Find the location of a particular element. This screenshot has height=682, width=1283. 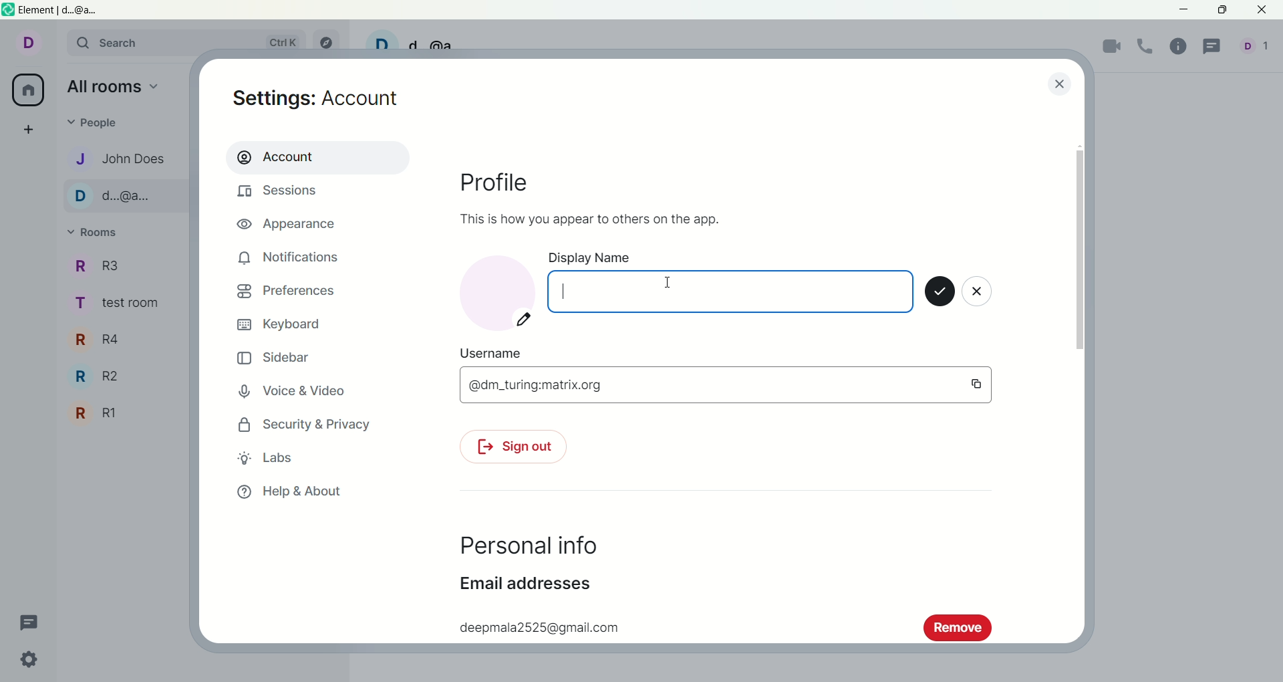

preferences is located at coordinates (286, 294).